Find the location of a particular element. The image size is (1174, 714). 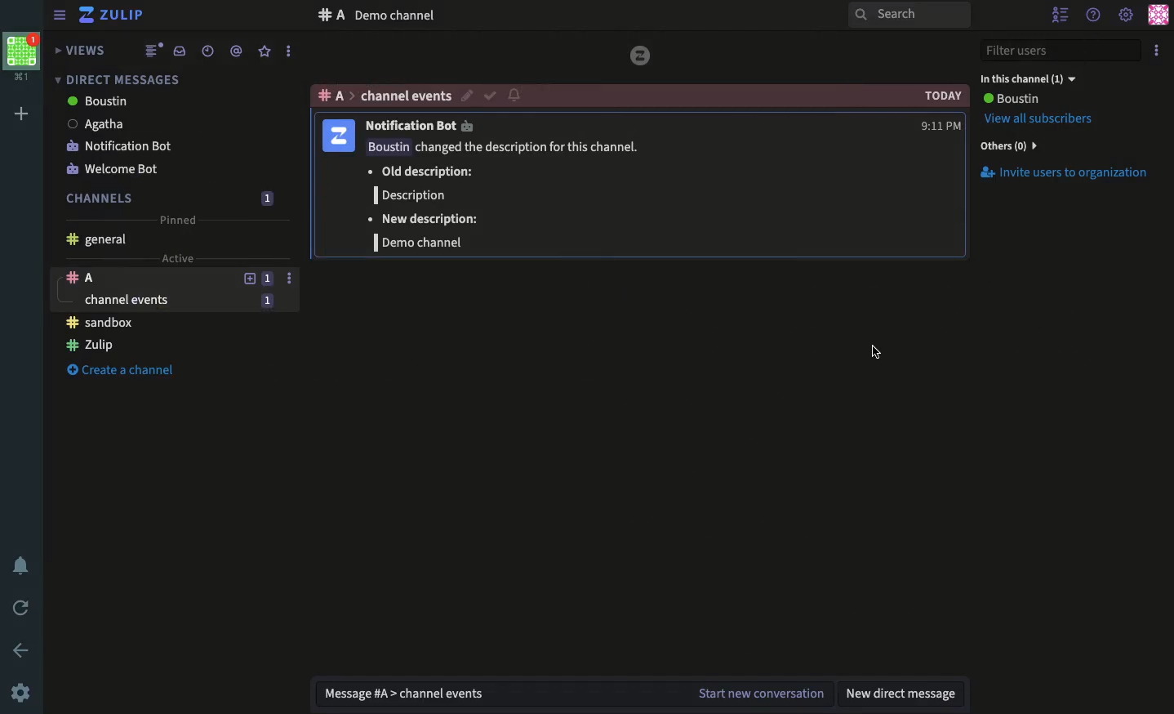

A is located at coordinates (143, 279).